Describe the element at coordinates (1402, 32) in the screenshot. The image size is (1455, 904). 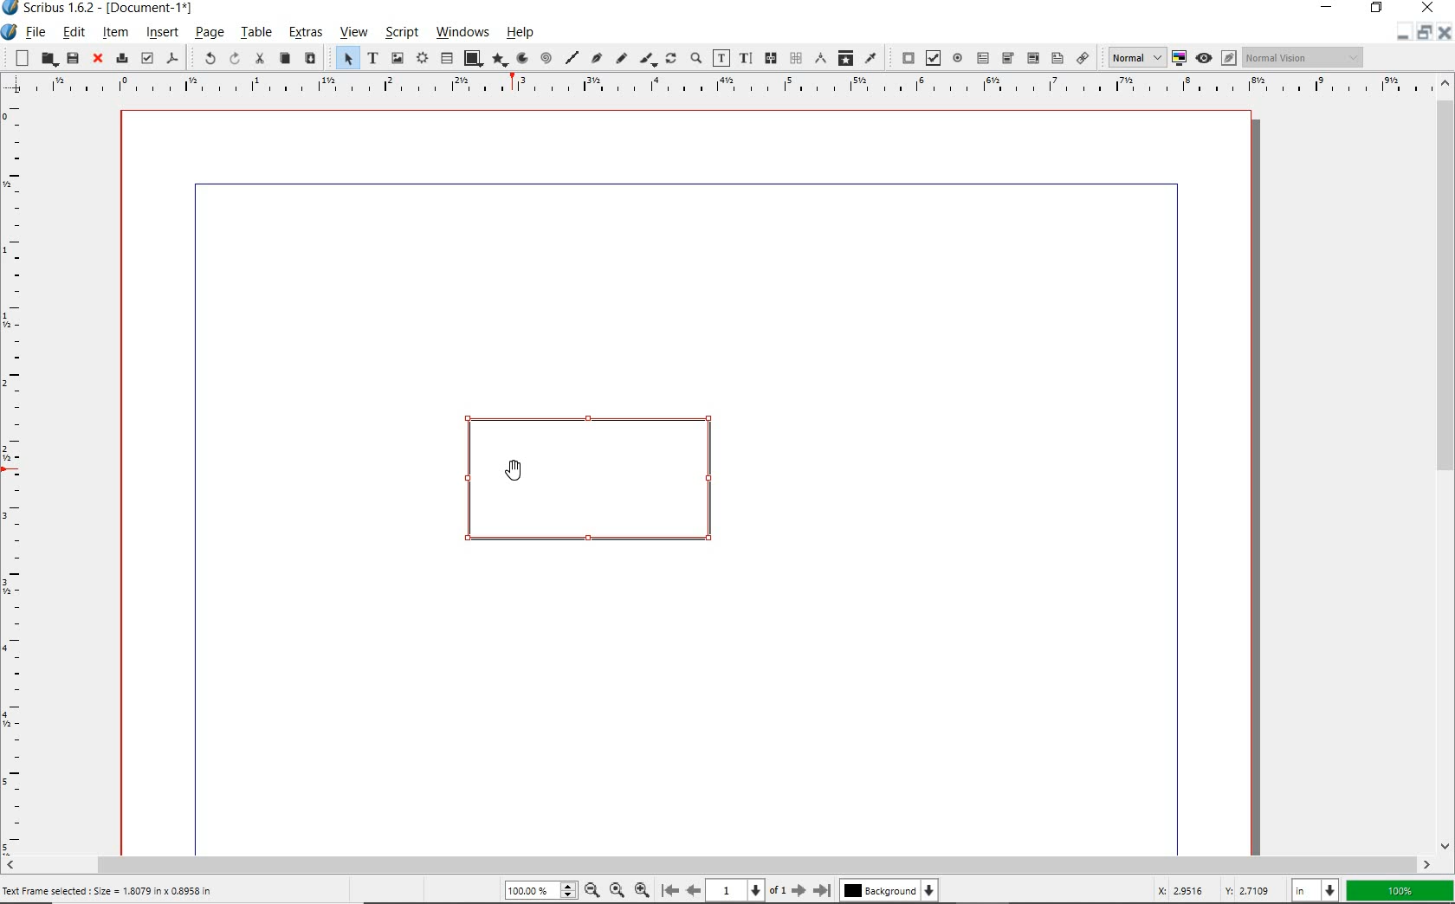
I see `Restore Down` at that location.